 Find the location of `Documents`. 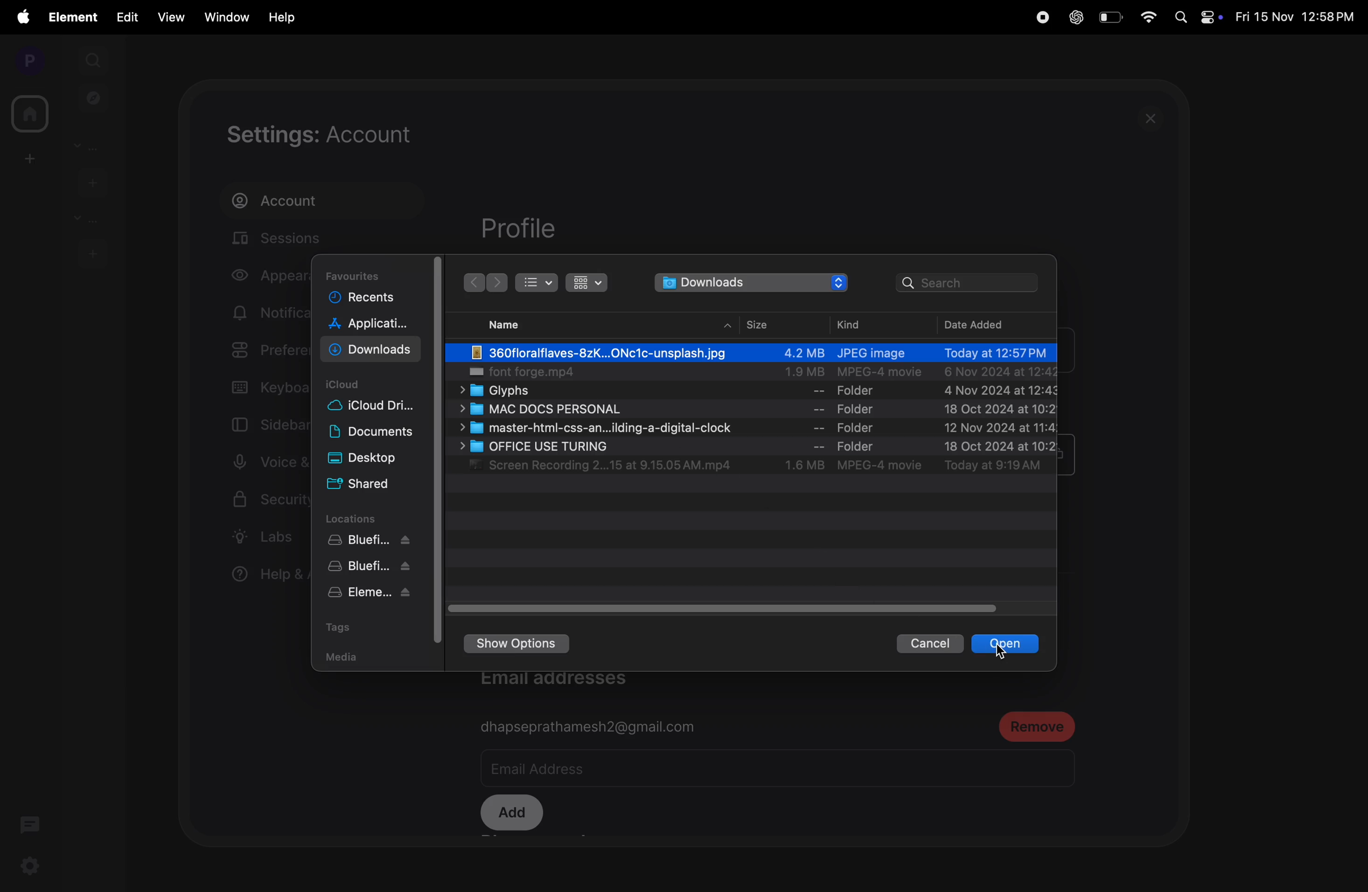

Documents is located at coordinates (374, 435).